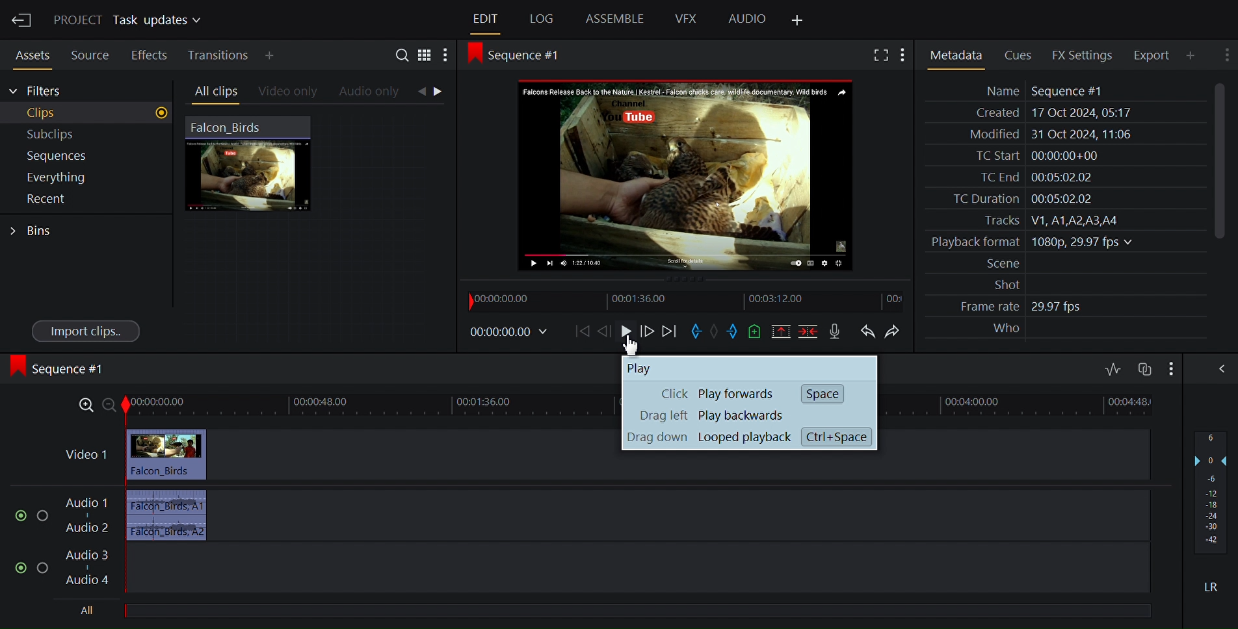 The width and height of the screenshot is (1238, 629). Describe the element at coordinates (756, 331) in the screenshot. I see `Add cue` at that location.